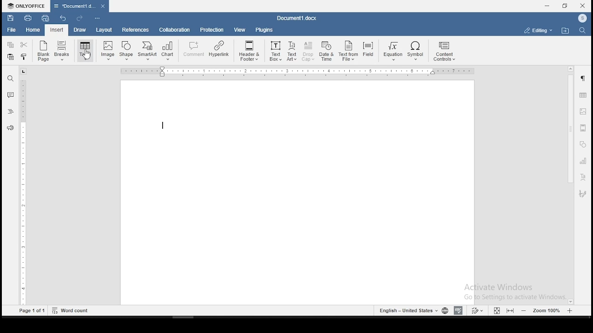 Image resolution: width=593 pixels, height=333 pixels. I want to click on table settings, so click(584, 96).